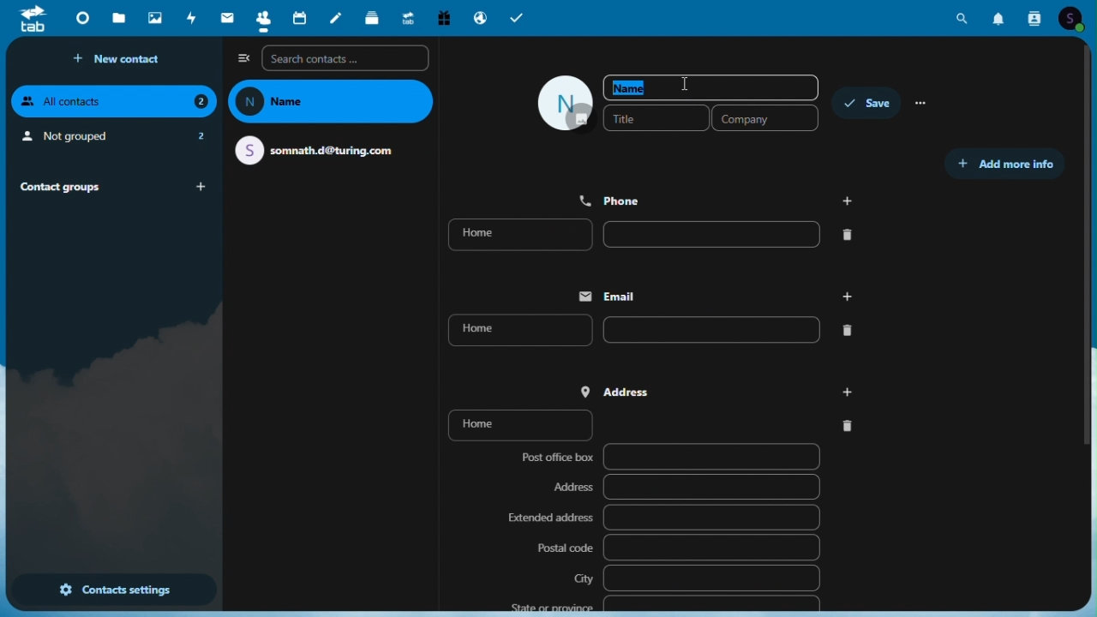 The height and width of the screenshot is (617, 1097). I want to click on Postal code, so click(677, 547).